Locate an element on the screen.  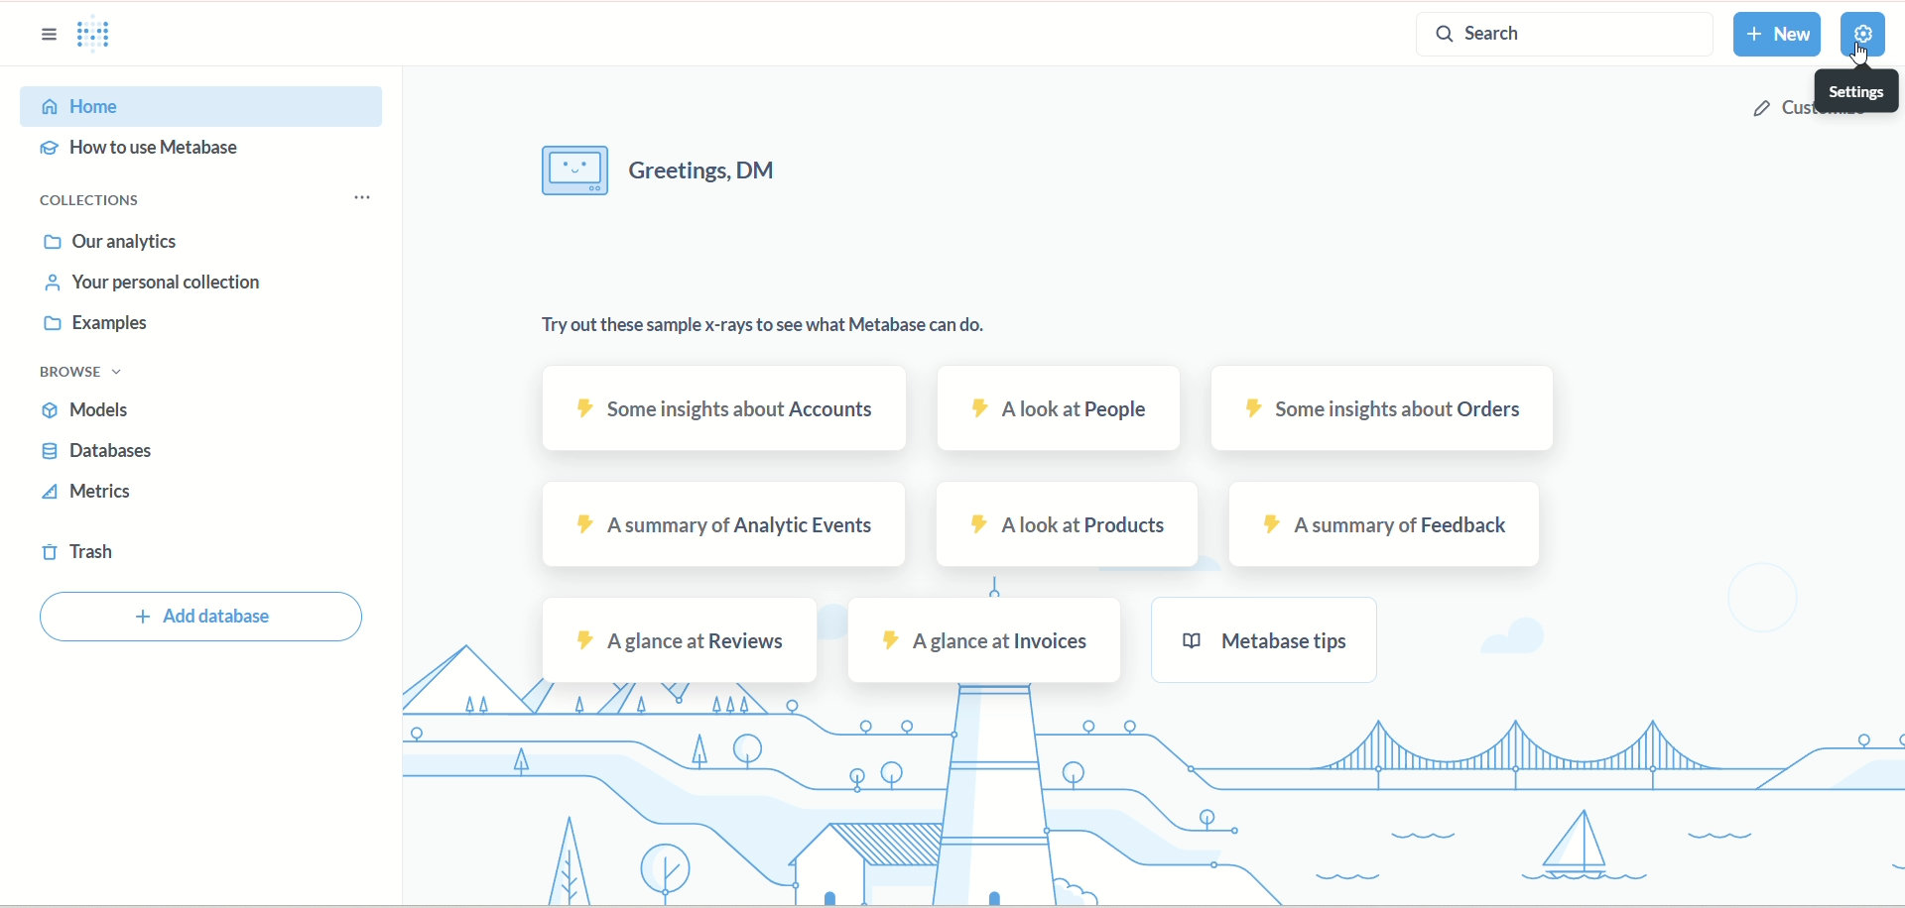
our analytics is located at coordinates (112, 246).